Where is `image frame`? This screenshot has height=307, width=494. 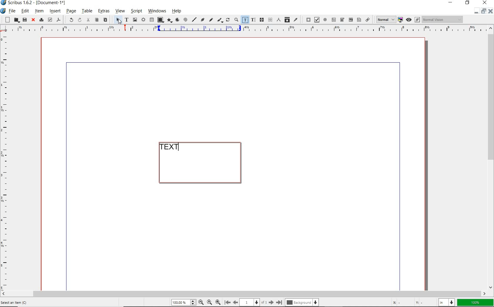
image frame is located at coordinates (135, 19).